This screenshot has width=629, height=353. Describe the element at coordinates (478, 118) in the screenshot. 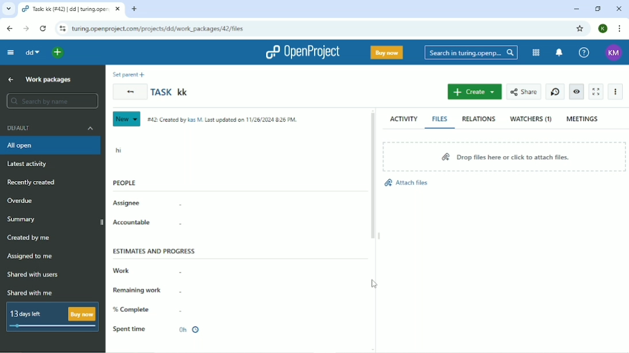

I see `RELATIONS` at that location.